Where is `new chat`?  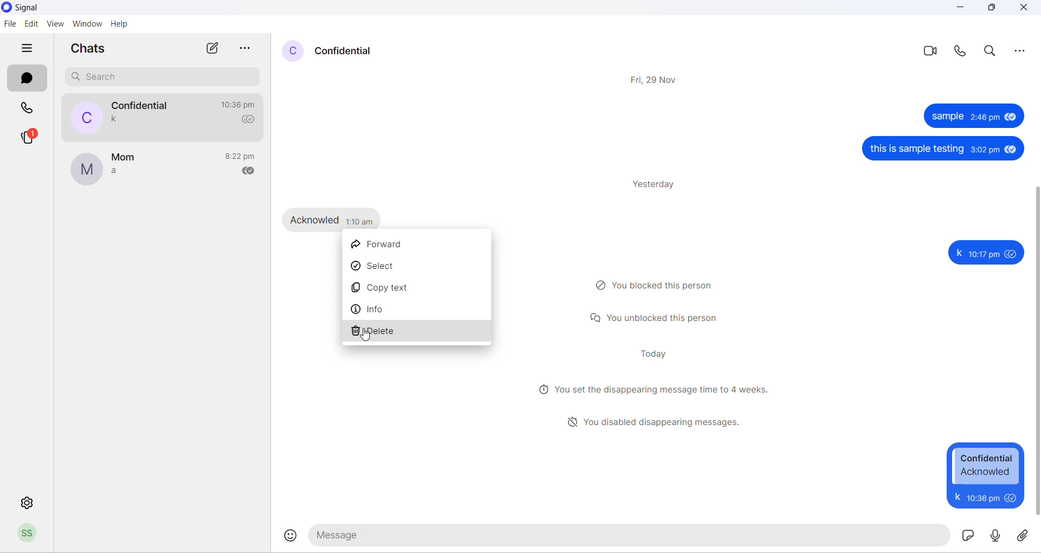 new chat is located at coordinates (210, 49).